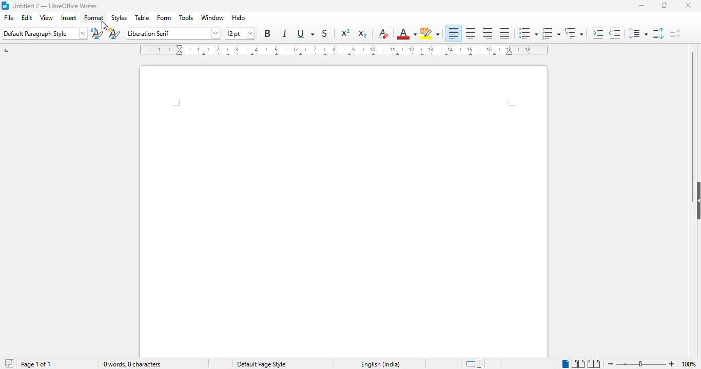 The height and width of the screenshot is (369, 701). What do you see at coordinates (5, 6) in the screenshot?
I see `logo` at bounding box center [5, 6].